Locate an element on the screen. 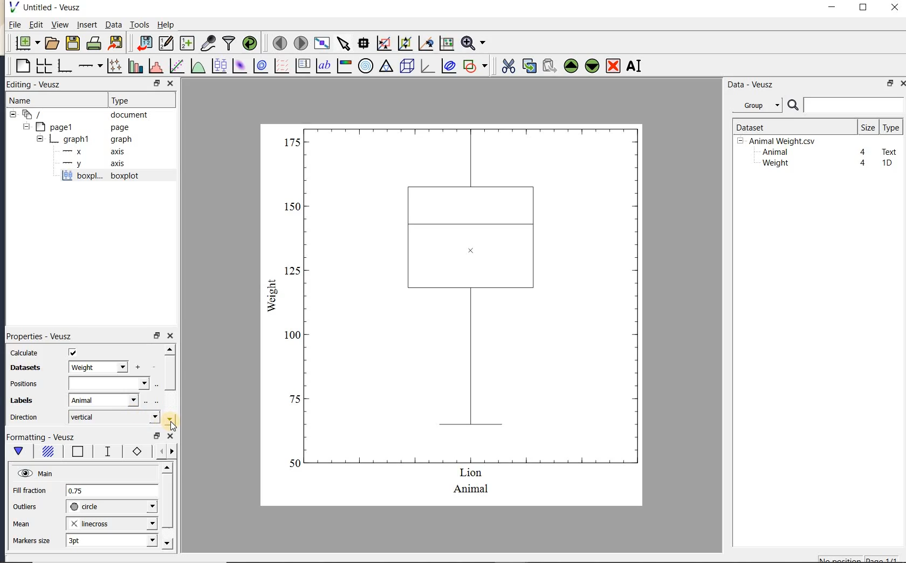 Image resolution: width=906 pixels, height=563 pixels. click to recenter graph axes is located at coordinates (426, 44).